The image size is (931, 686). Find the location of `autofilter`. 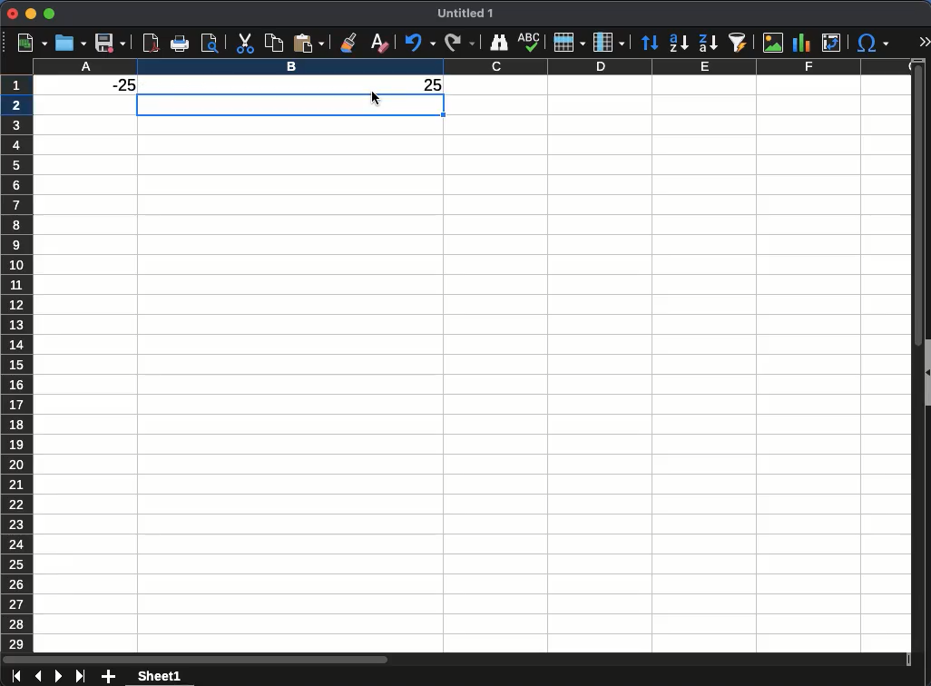

autofilter is located at coordinates (740, 43).